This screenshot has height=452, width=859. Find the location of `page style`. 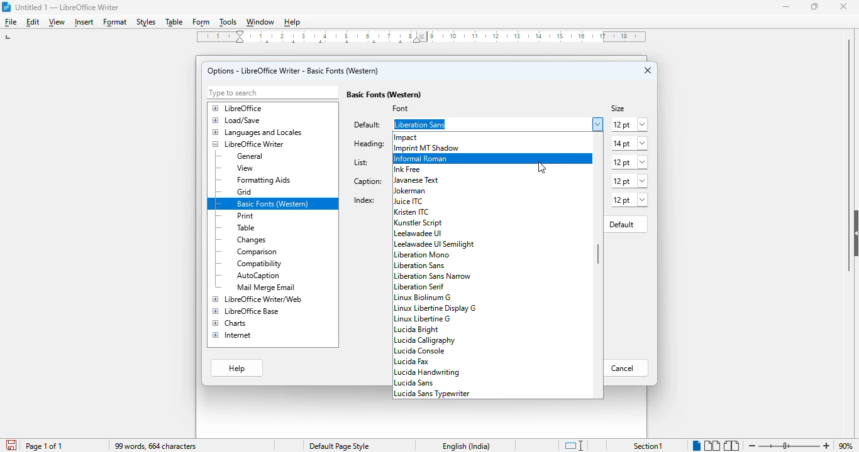

page style is located at coordinates (340, 446).